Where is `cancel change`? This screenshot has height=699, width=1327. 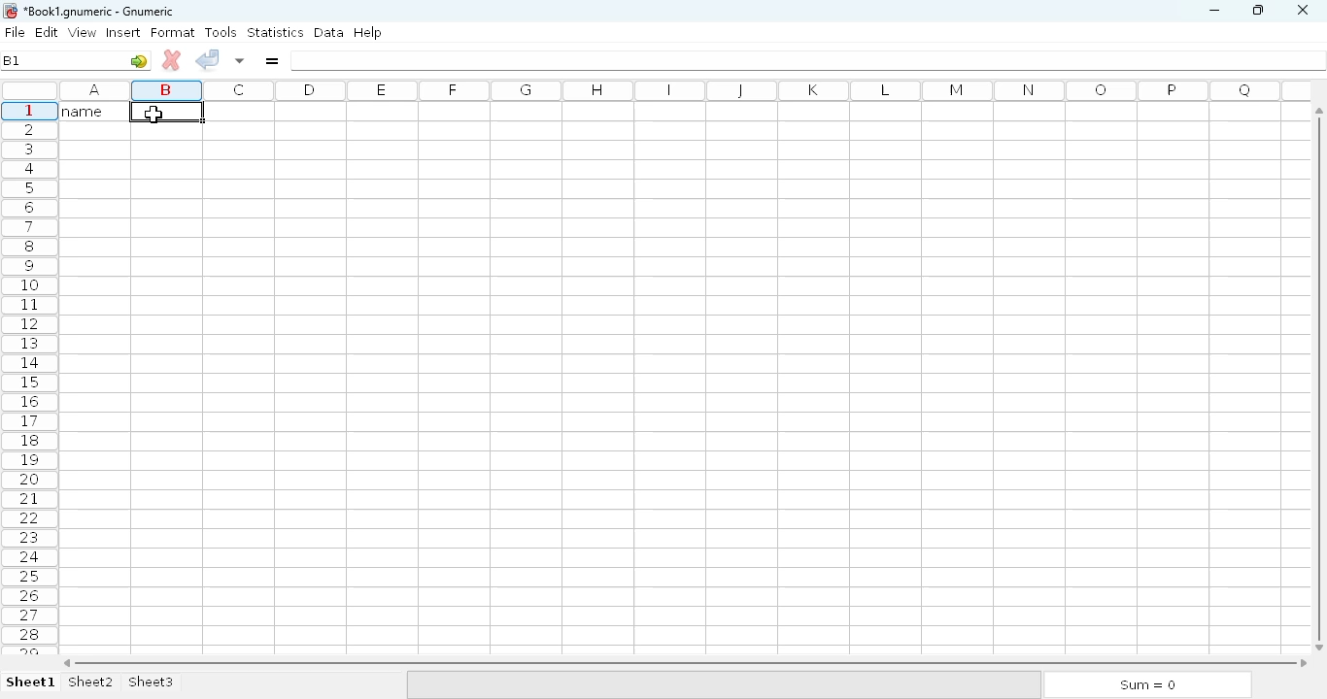
cancel change is located at coordinates (172, 60).